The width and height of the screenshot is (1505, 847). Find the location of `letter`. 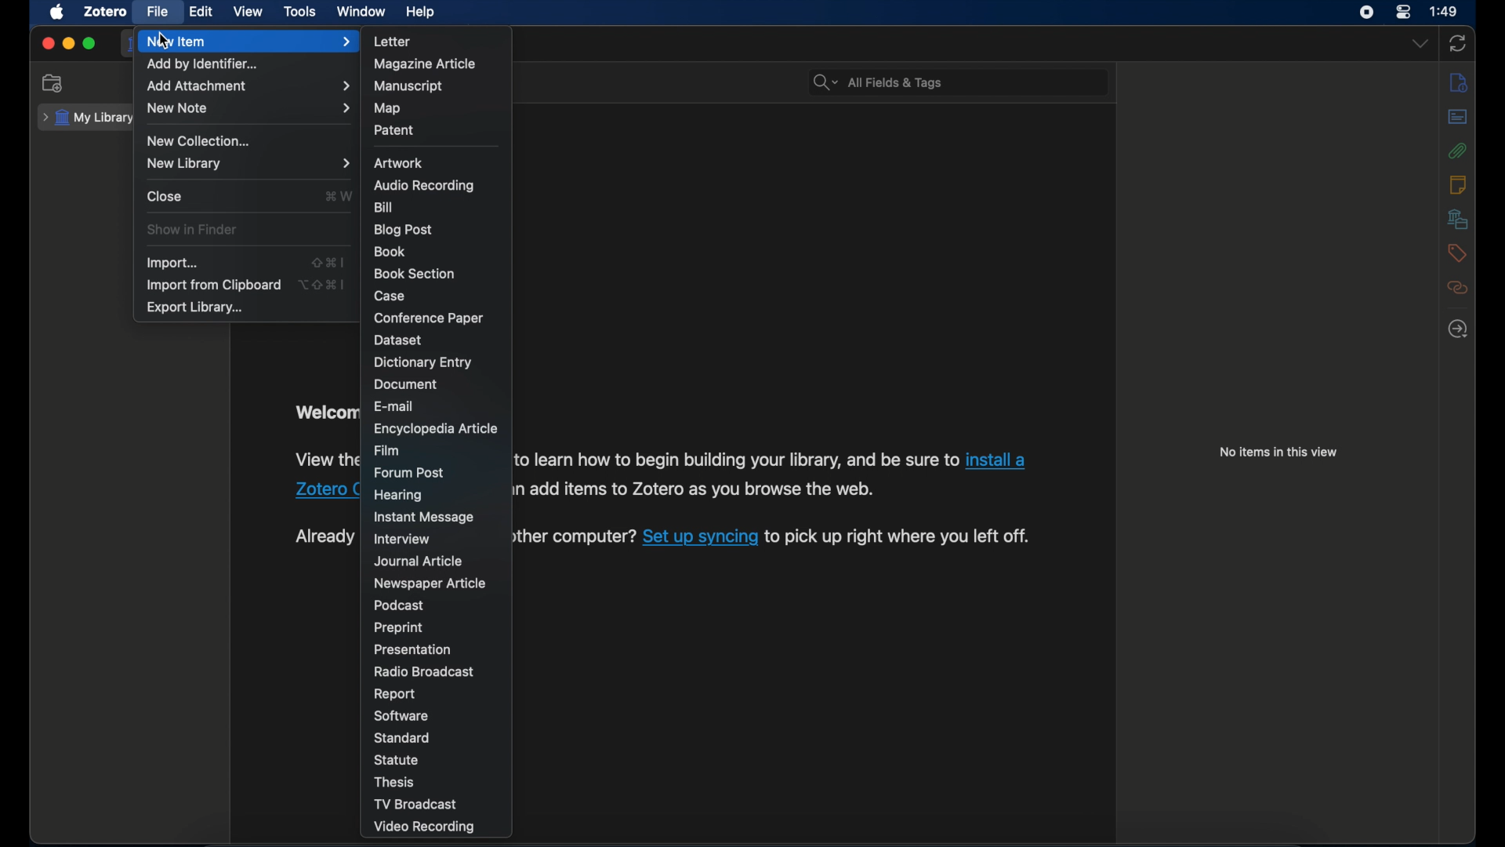

letter is located at coordinates (391, 42).